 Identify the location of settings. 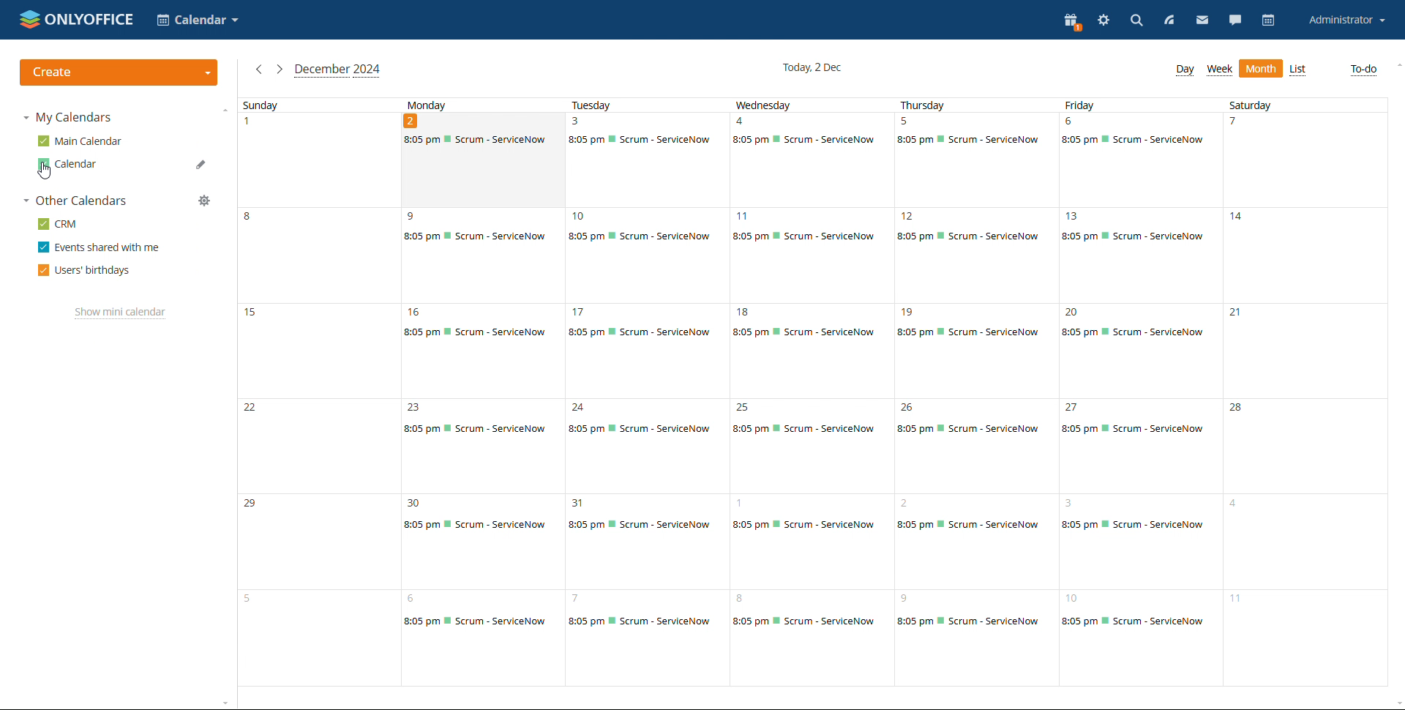
(1104, 20).